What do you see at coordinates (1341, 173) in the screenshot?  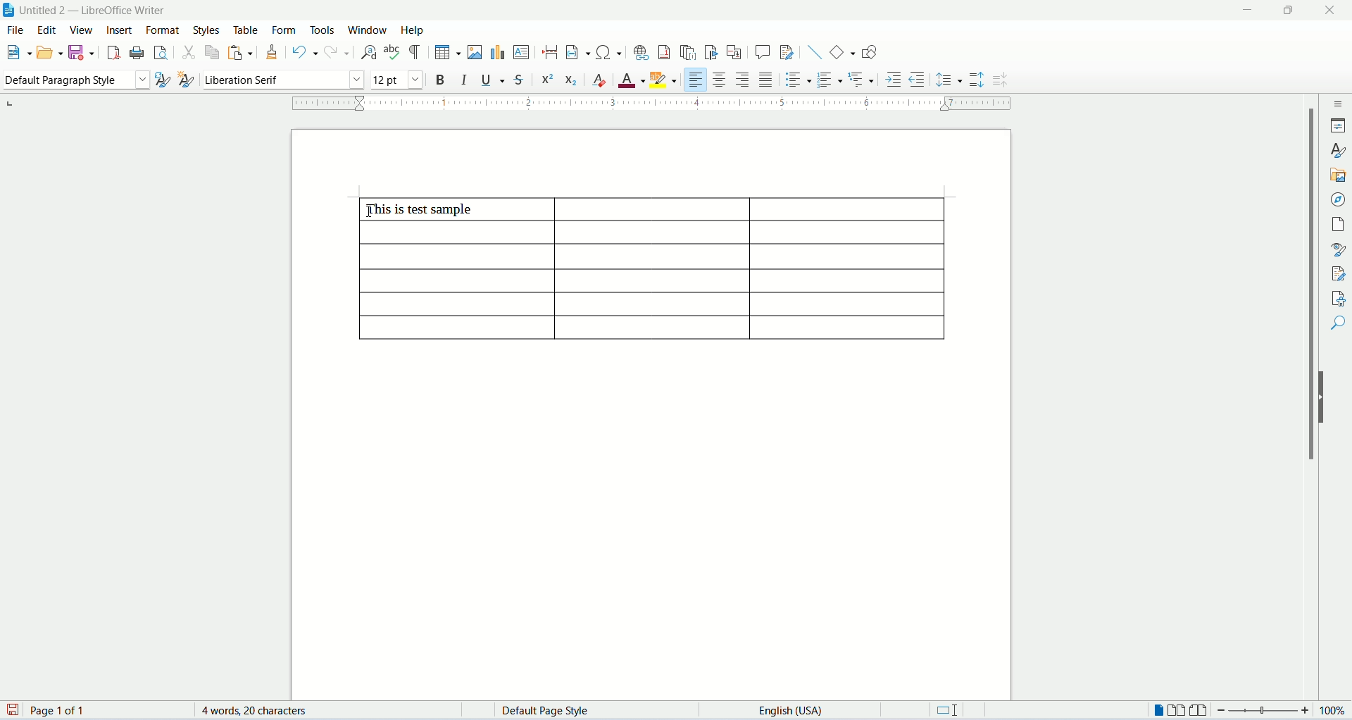 I see `gallery` at bounding box center [1341, 173].